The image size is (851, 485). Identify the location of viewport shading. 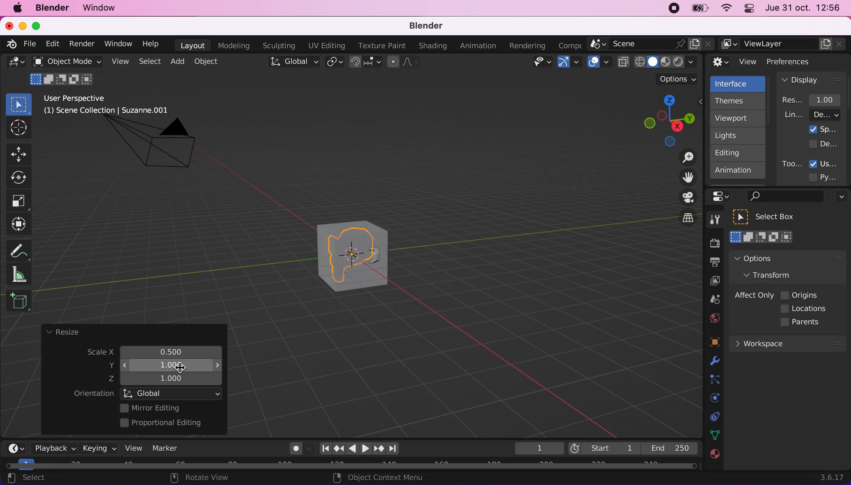
(659, 62).